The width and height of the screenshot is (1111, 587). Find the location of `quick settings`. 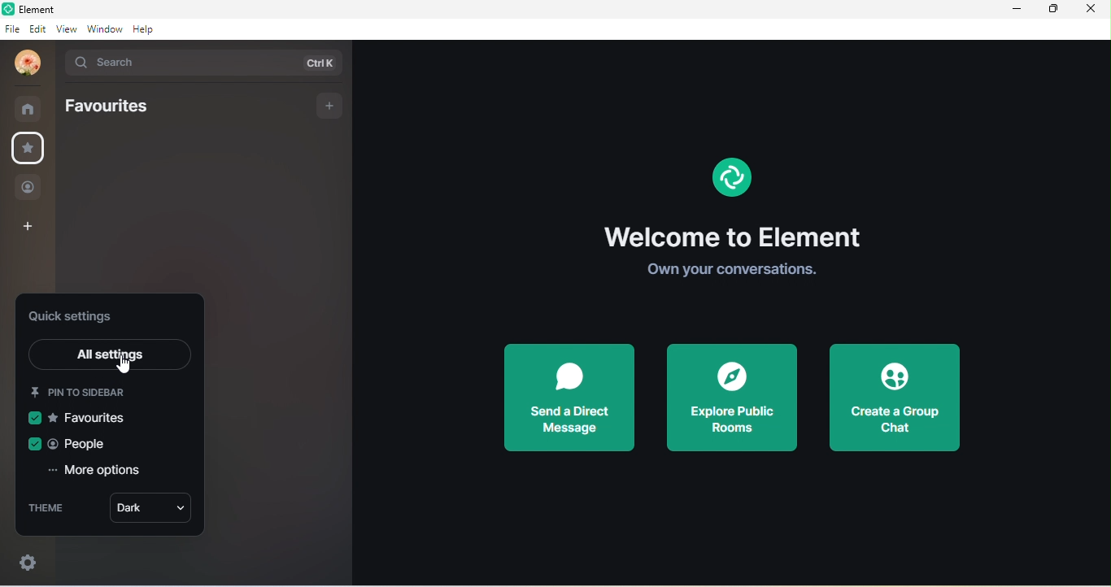

quick settings is located at coordinates (72, 317).